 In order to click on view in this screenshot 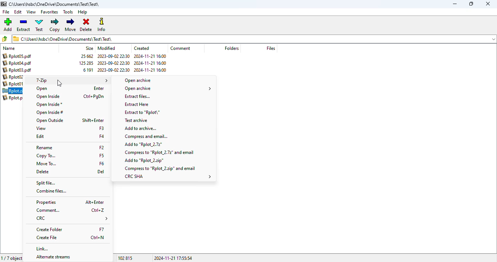, I will do `click(40, 128)`.